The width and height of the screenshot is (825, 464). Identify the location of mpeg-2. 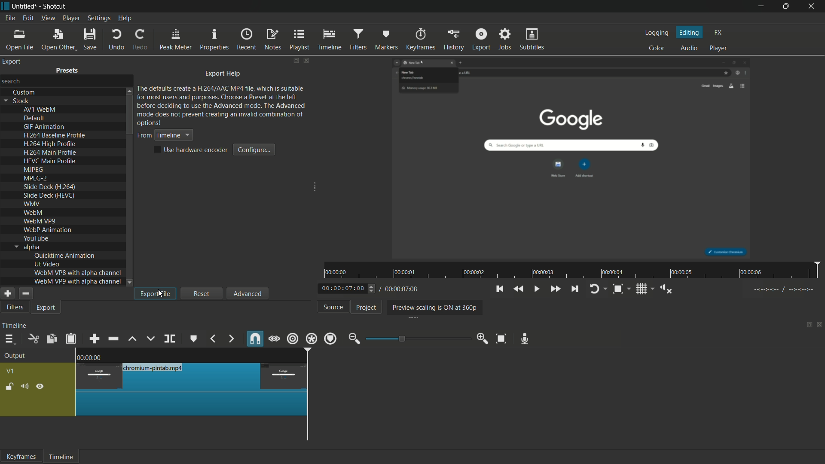
(34, 178).